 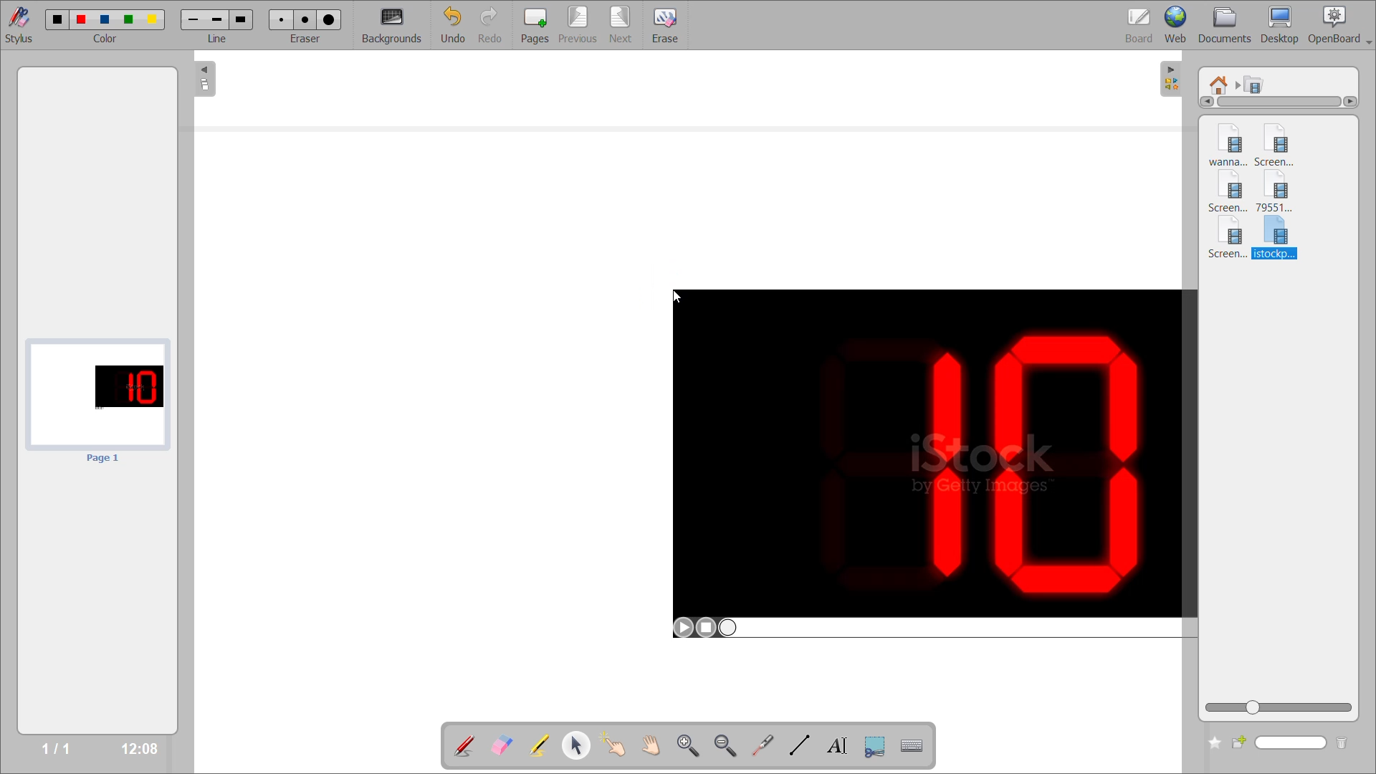 I want to click on Medium eraser, so click(x=305, y=19).